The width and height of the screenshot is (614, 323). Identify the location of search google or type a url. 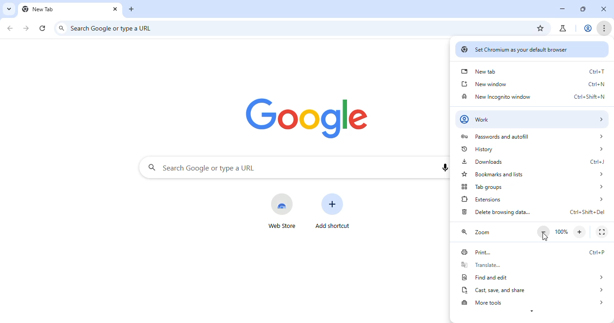
(216, 169).